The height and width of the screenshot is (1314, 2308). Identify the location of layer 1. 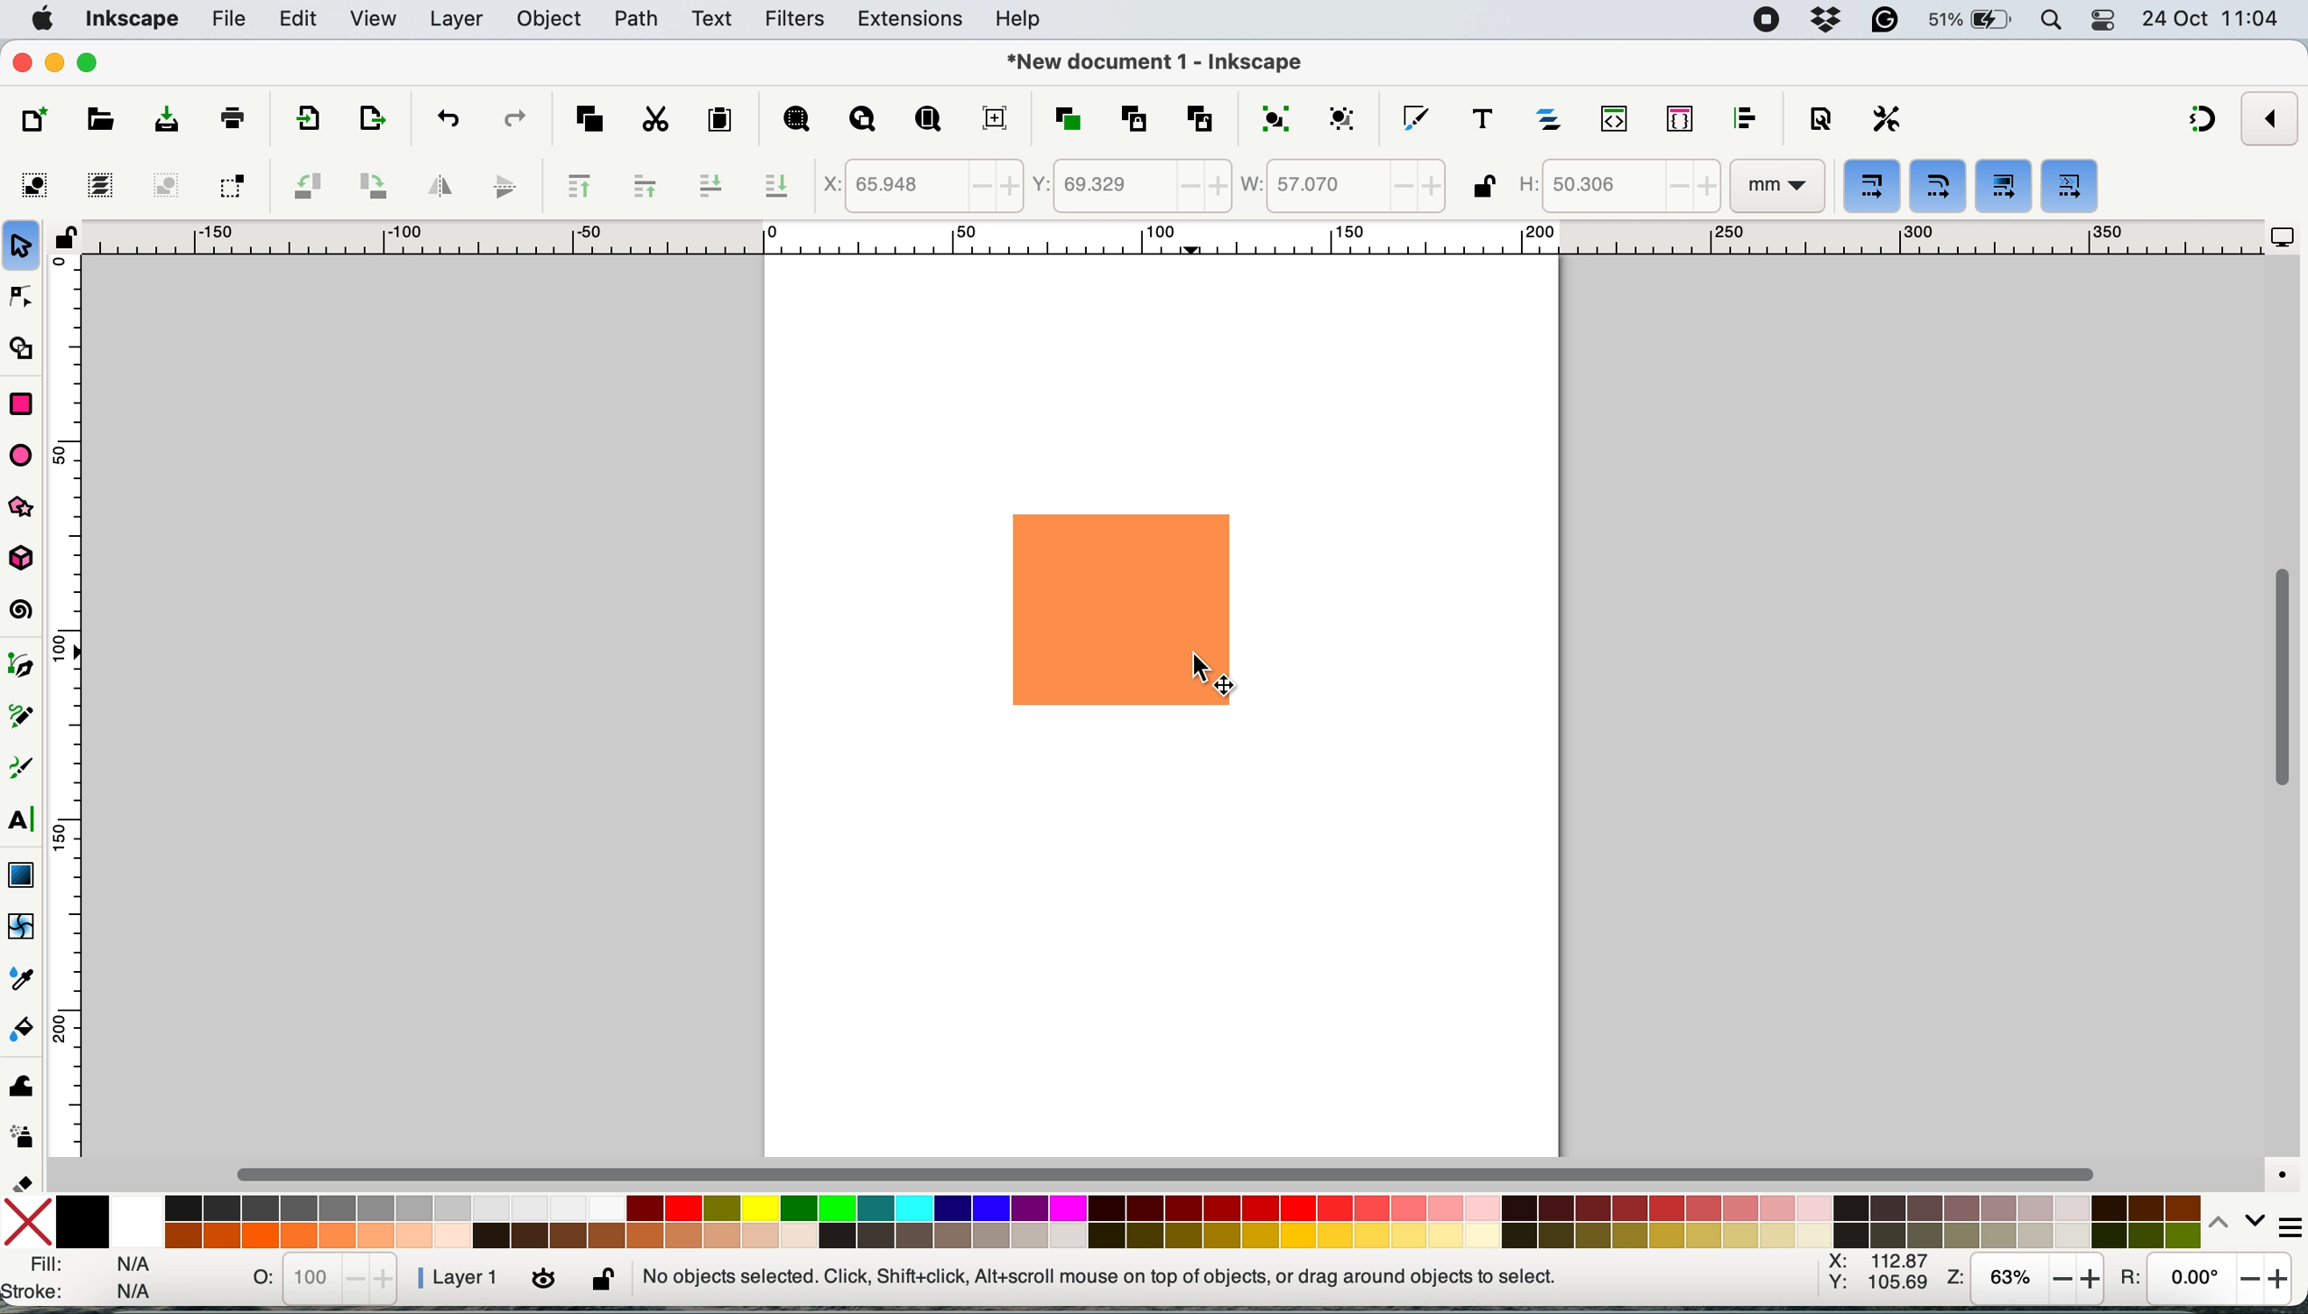
(460, 1278).